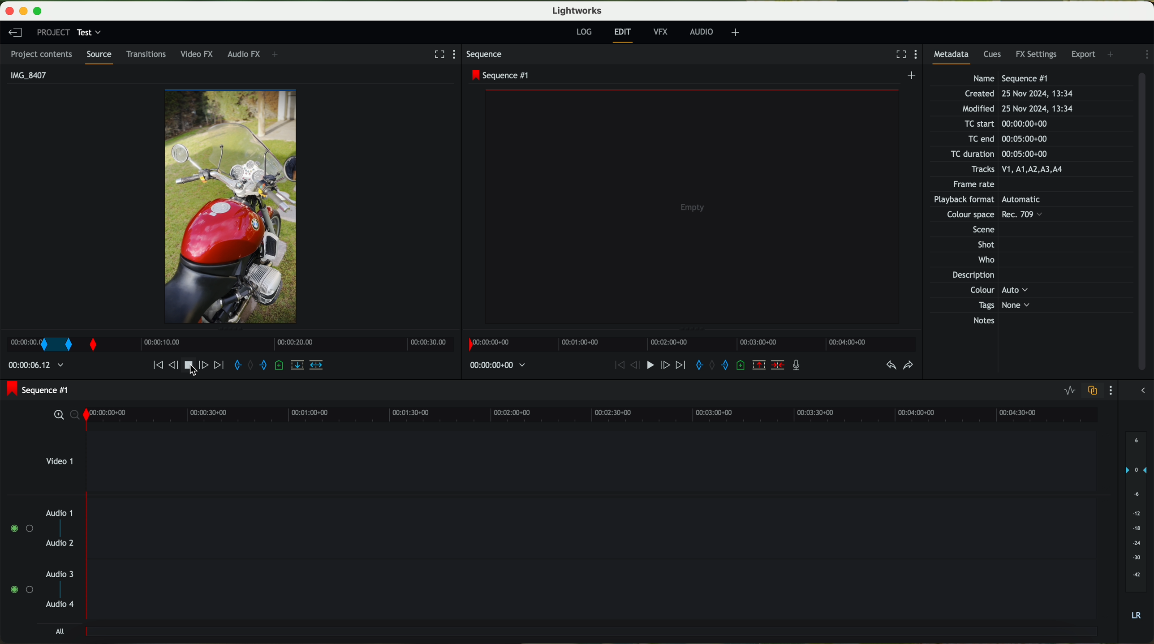 The height and width of the screenshot is (644, 1154). Describe the element at coordinates (663, 33) in the screenshot. I see `VFX` at that location.